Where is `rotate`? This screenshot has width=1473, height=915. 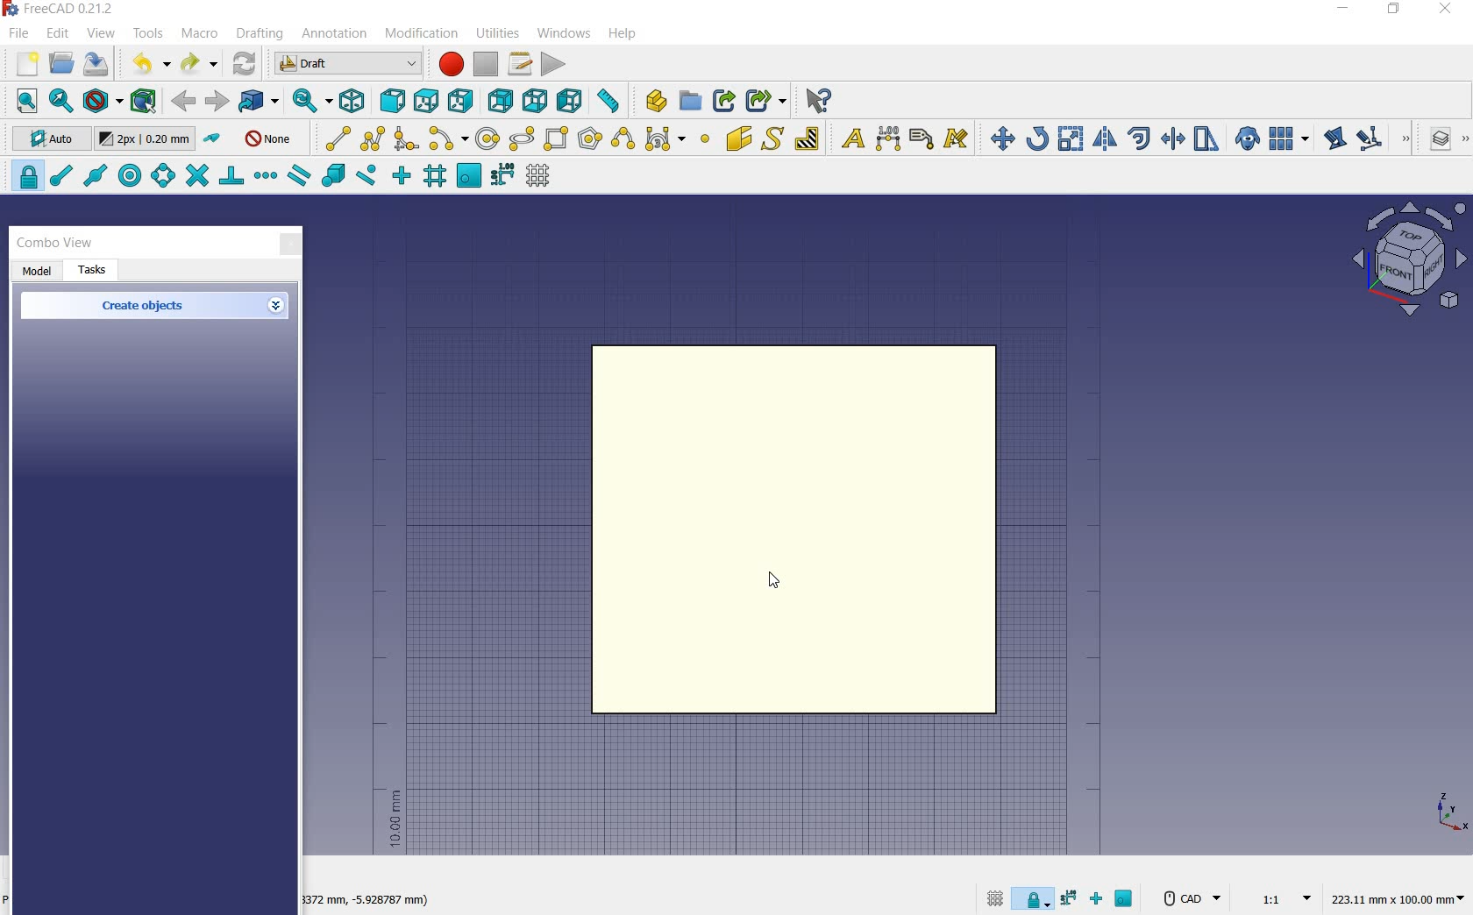
rotate is located at coordinates (1037, 138).